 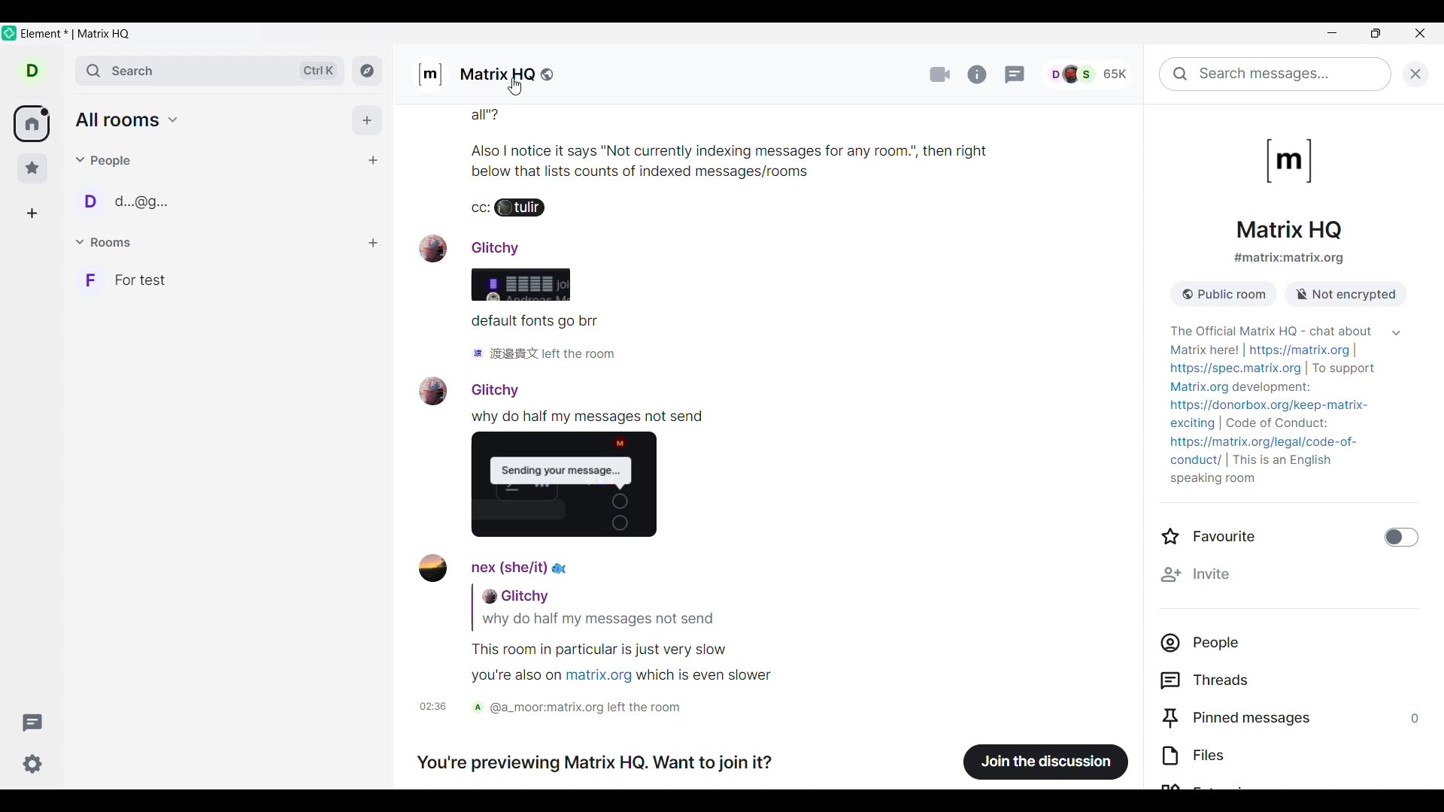 I want to click on all?, so click(x=583, y=118).